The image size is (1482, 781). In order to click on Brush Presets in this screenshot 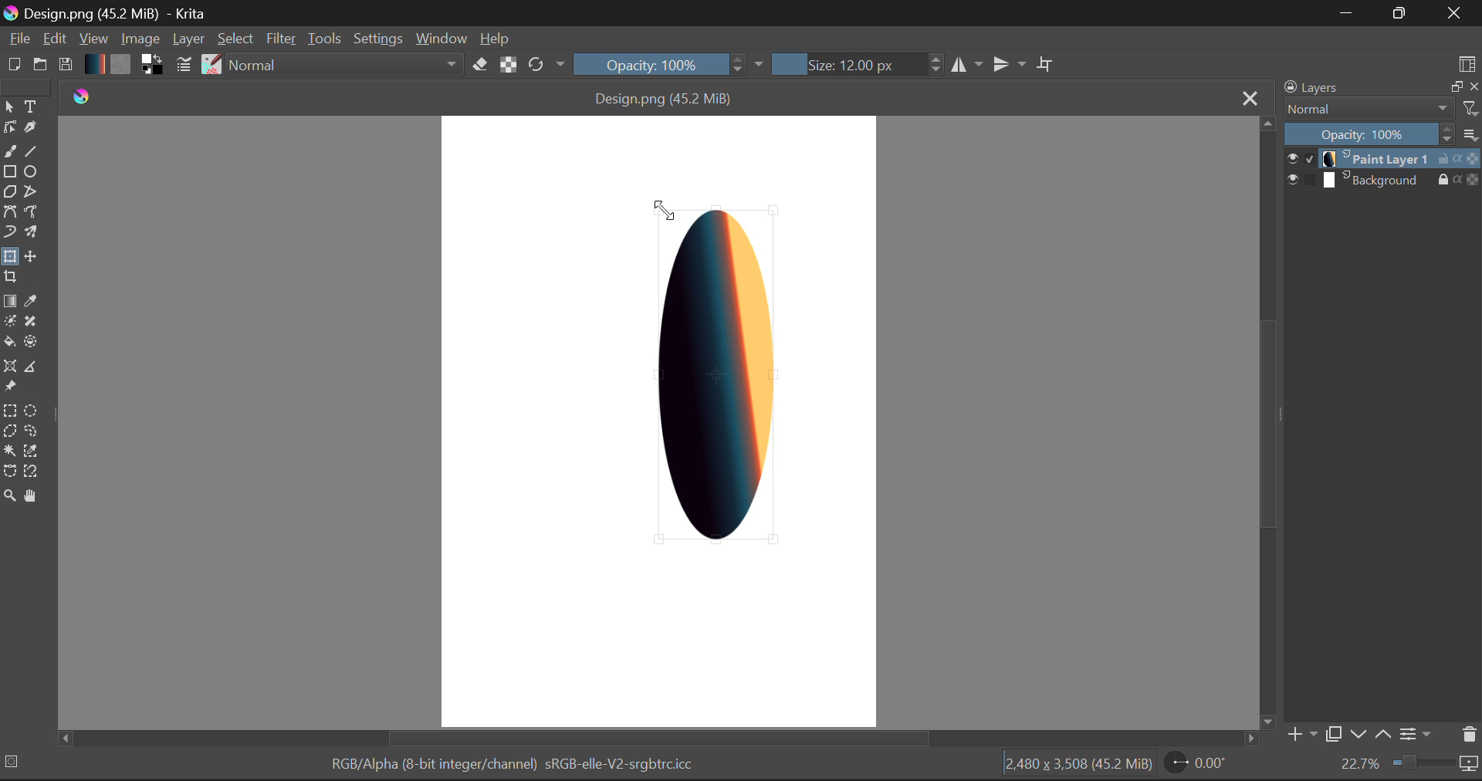, I will do `click(210, 65)`.